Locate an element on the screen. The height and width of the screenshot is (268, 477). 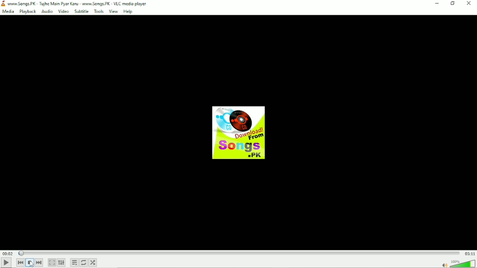
Help is located at coordinates (129, 12).